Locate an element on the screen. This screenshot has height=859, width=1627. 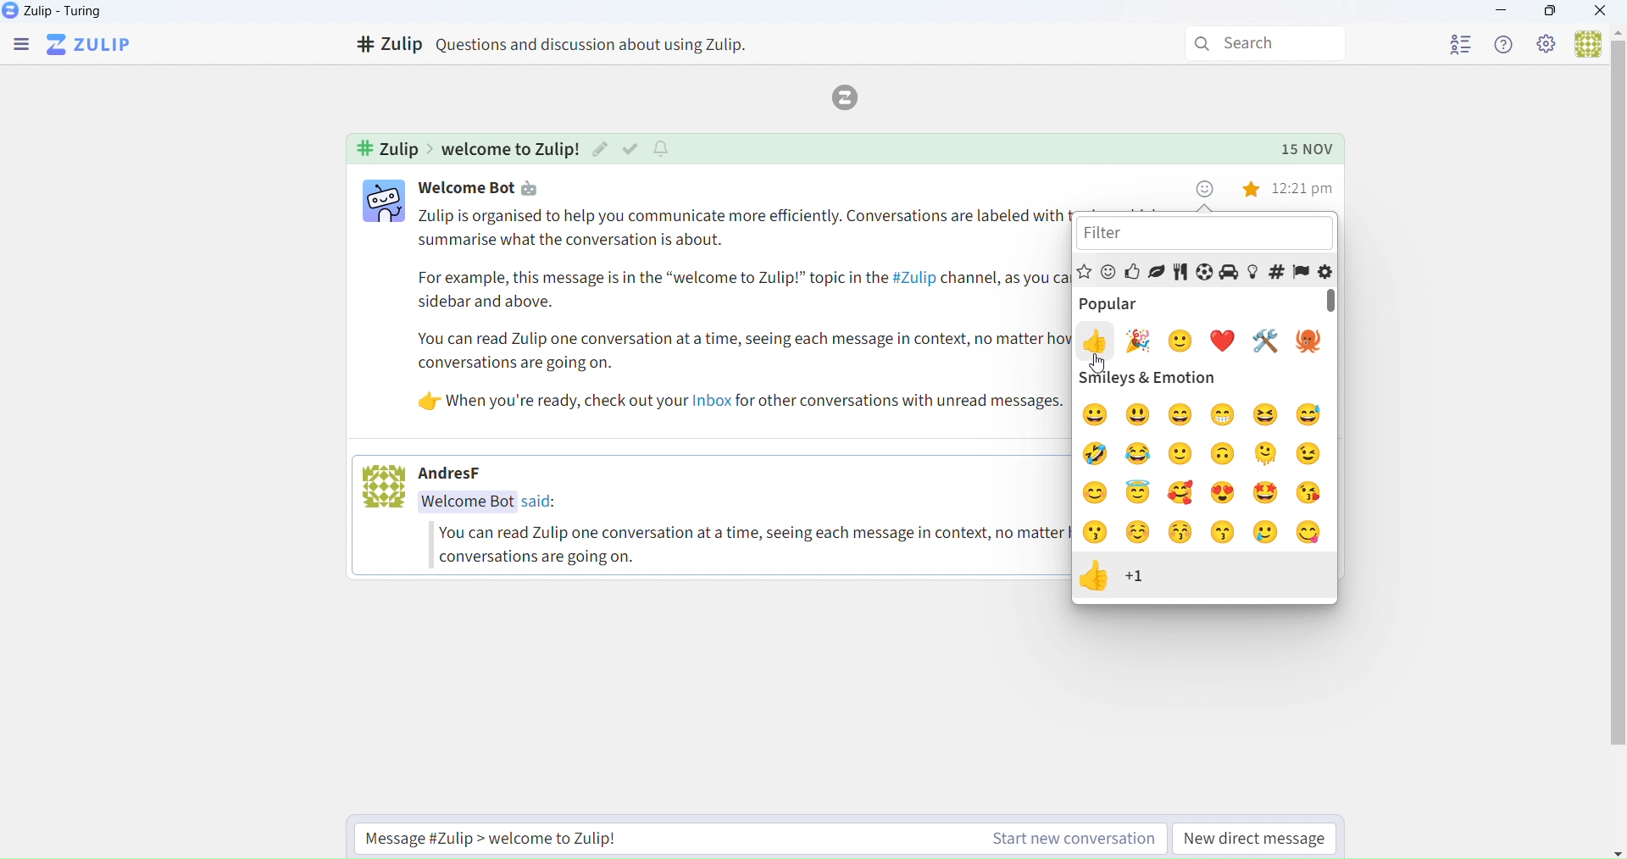
smile with hearts on face is located at coordinates (1182, 490).